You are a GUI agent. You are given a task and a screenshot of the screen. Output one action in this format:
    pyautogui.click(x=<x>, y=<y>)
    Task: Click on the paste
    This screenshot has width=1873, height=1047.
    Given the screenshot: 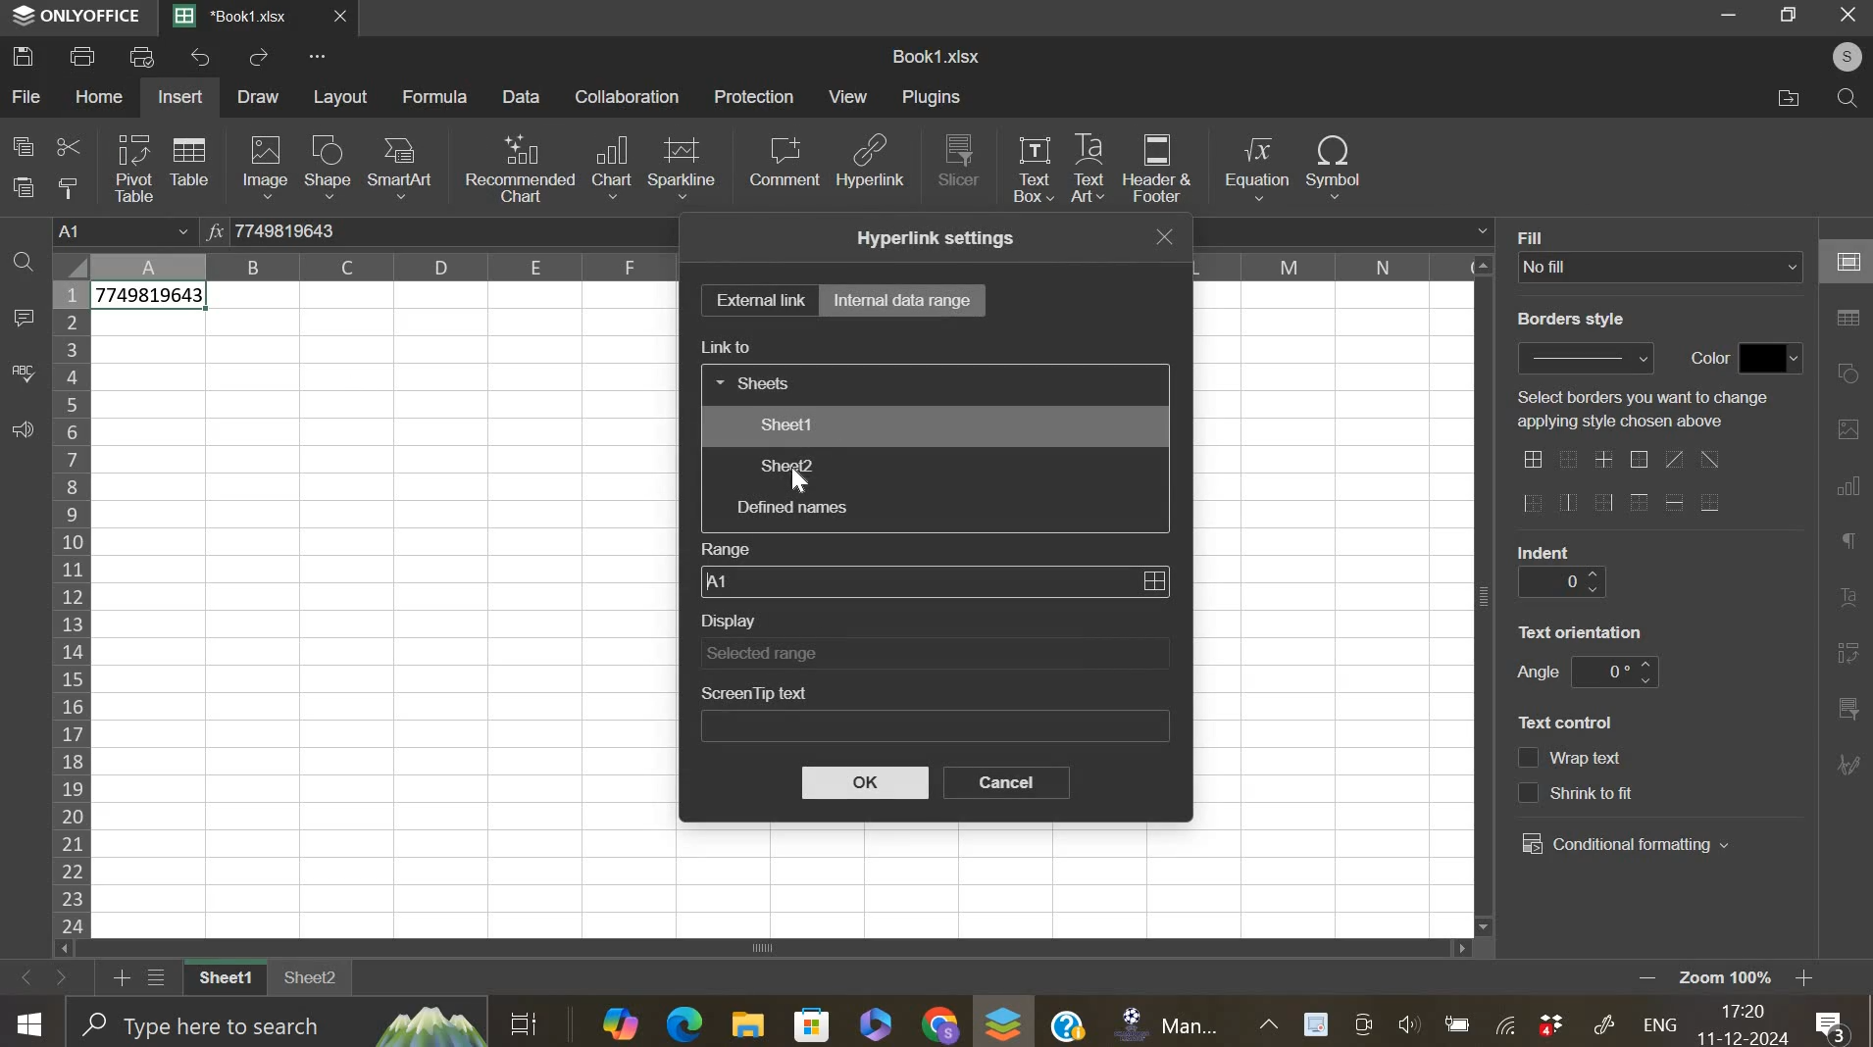 What is the action you would take?
    pyautogui.click(x=25, y=187)
    